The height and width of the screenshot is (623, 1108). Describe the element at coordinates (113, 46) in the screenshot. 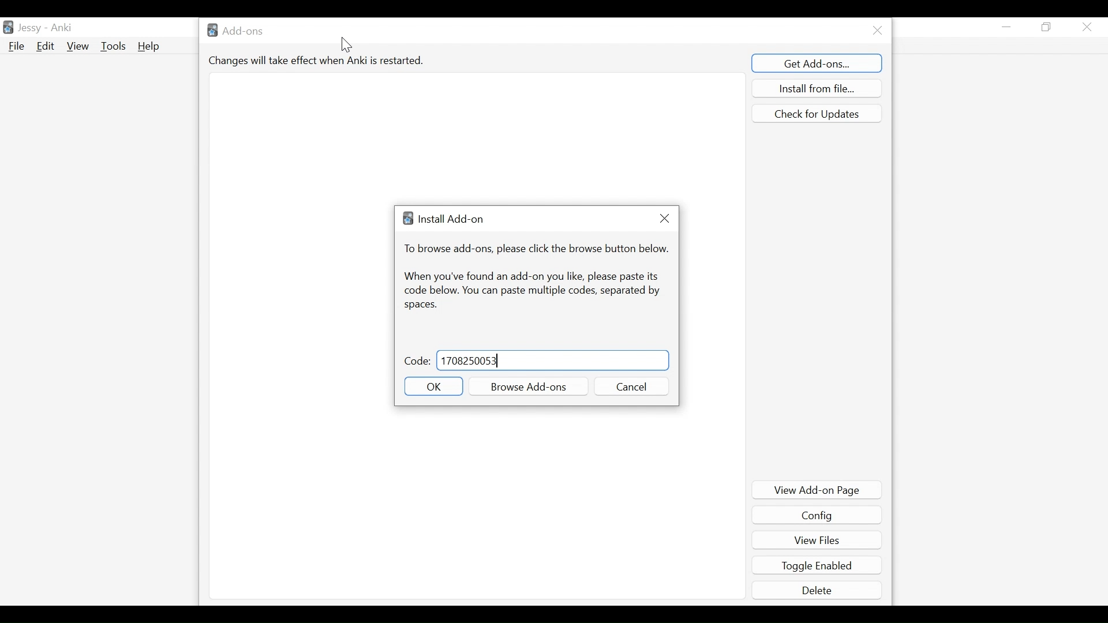

I see `Tools` at that location.